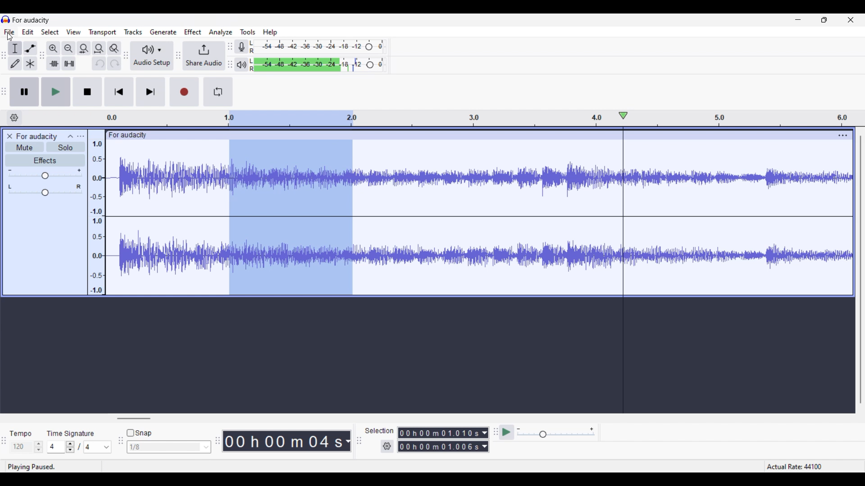 Image resolution: width=865 pixels, height=486 pixels. What do you see at coordinates (169, 447) in the screenshot?
I see `Snap options` at bounding box center [169, 447].